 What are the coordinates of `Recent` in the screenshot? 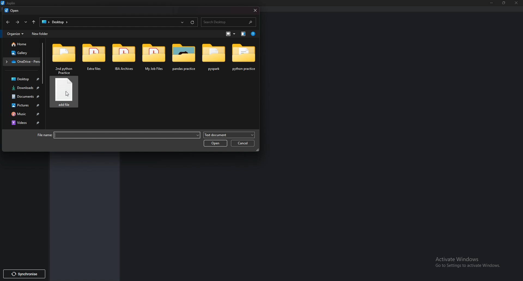 It's located at (183, 22).